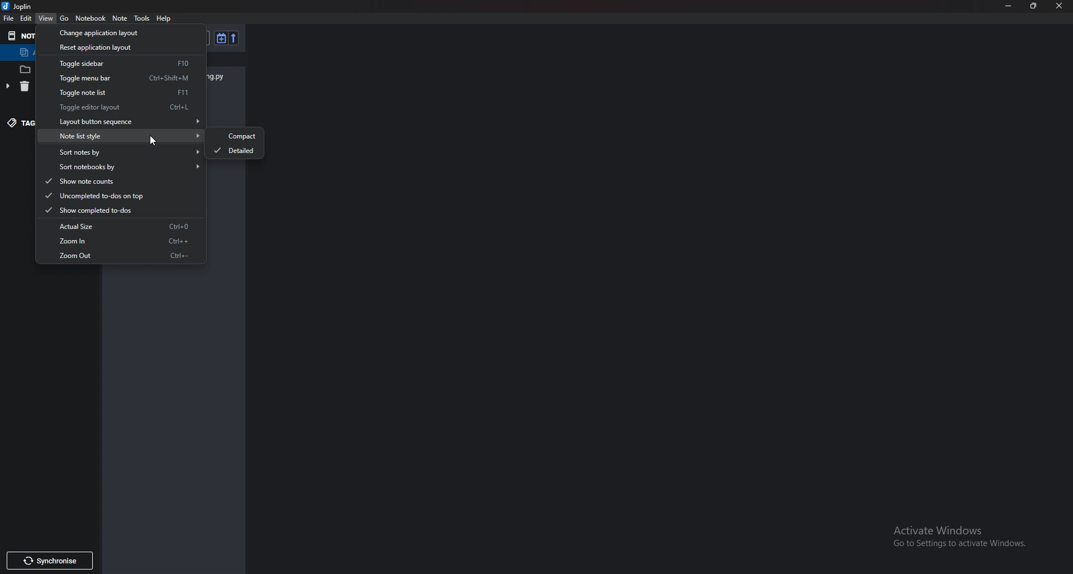 This screenshot has width=1073, height=574. Describe the element at coordinates (142, 18) in the screenshot. I see `Tools` at that location.